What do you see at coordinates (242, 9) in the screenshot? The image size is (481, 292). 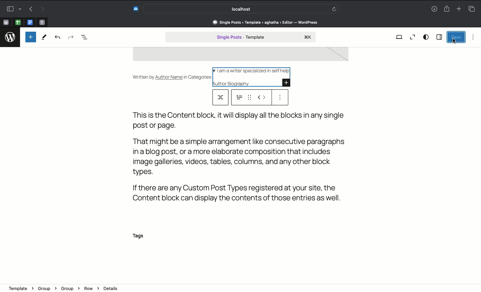 I see `Search bar` at bounding box center [242, 9].